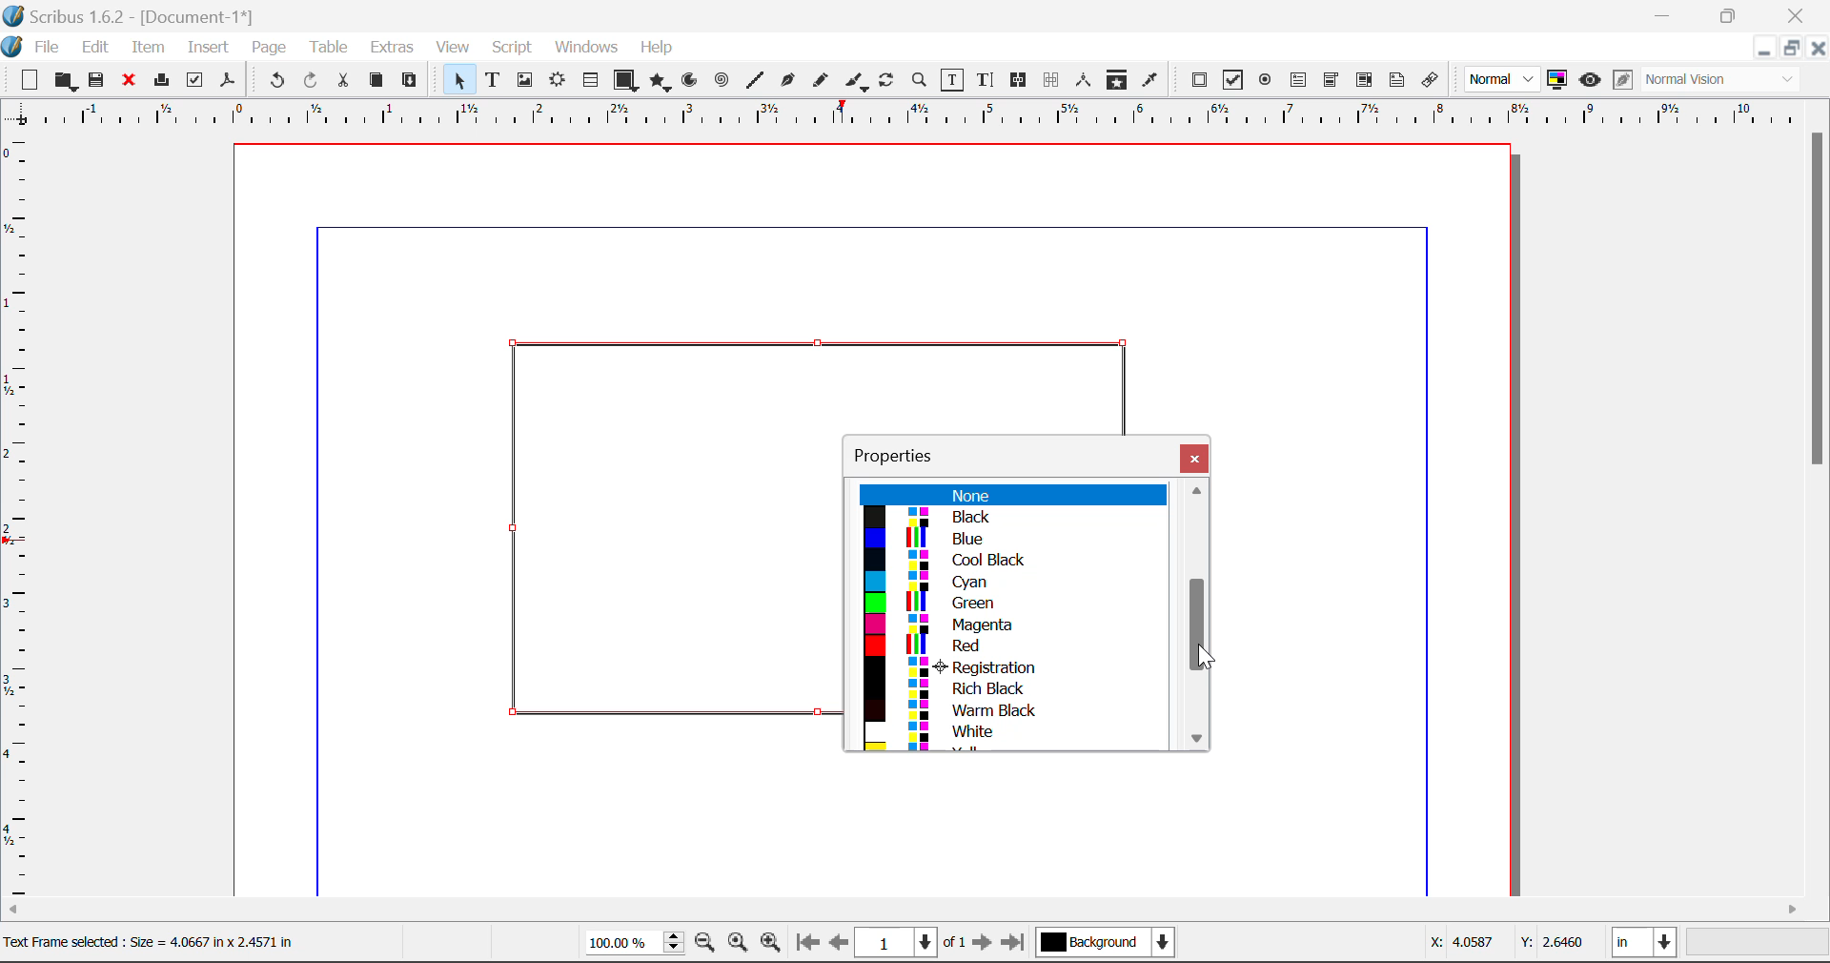 This screenshot has height=963, width=1830. I want to click on Eyedropper, so click(1150, 79).